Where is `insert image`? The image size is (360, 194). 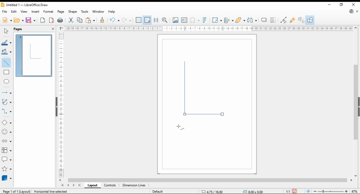
insert image is located at coordinates (175, 20).